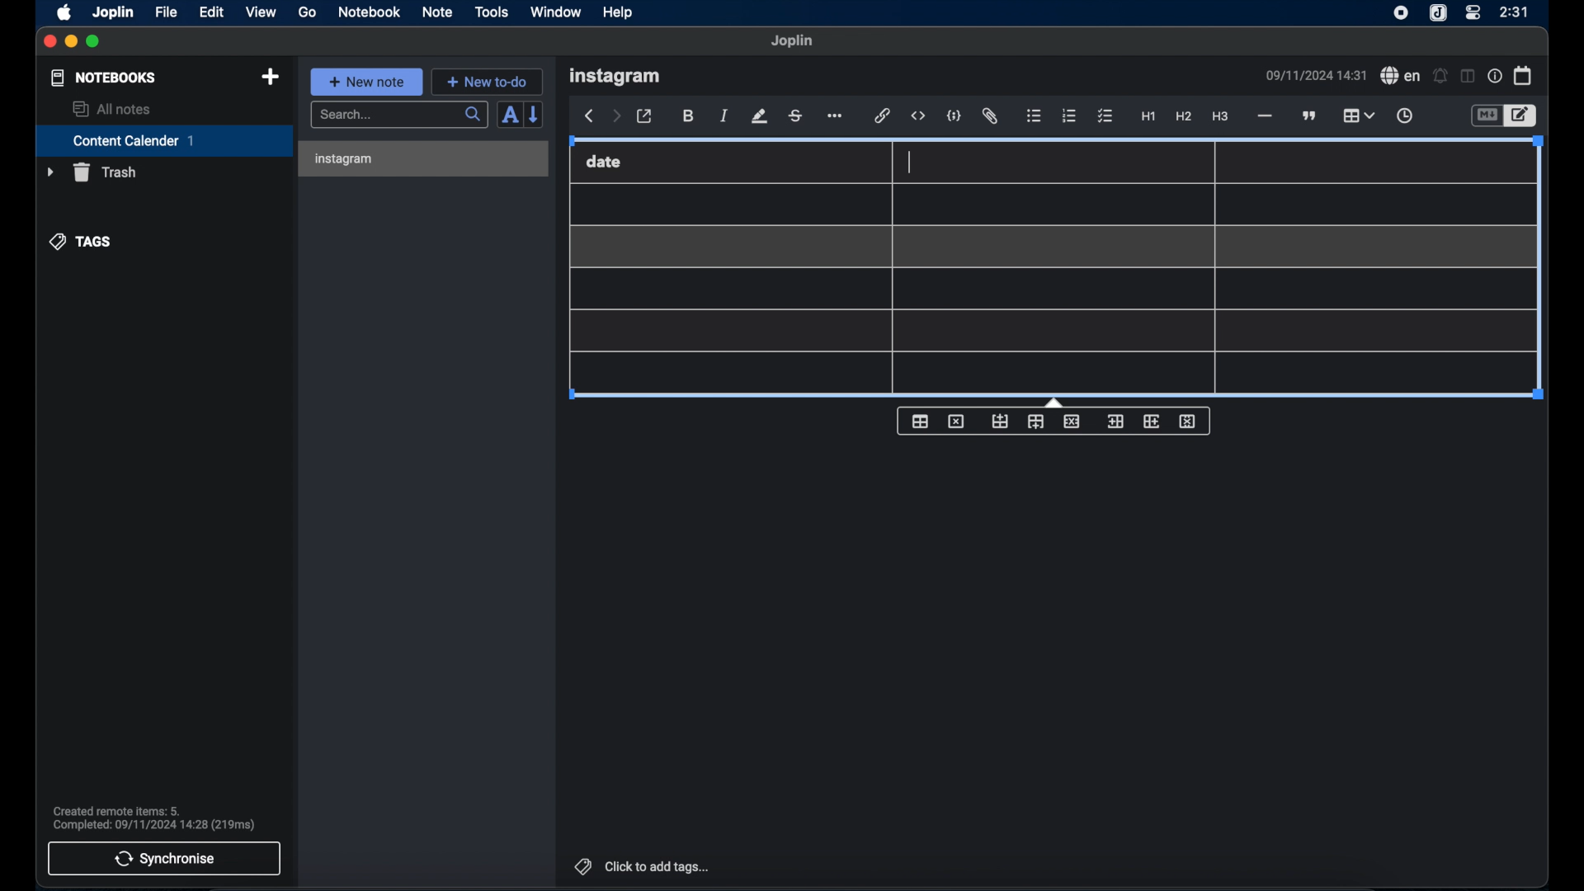 This screenshot has width=1584, height=891. I want to click on toggle sort order field, so click(509, 115).